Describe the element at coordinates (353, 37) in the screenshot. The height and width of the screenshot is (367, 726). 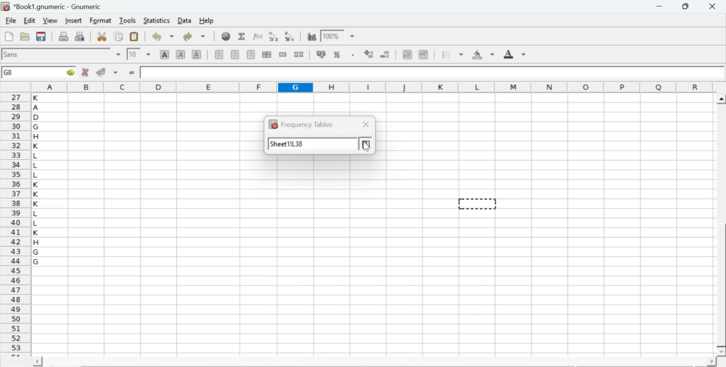
I see `drop down` at that location.